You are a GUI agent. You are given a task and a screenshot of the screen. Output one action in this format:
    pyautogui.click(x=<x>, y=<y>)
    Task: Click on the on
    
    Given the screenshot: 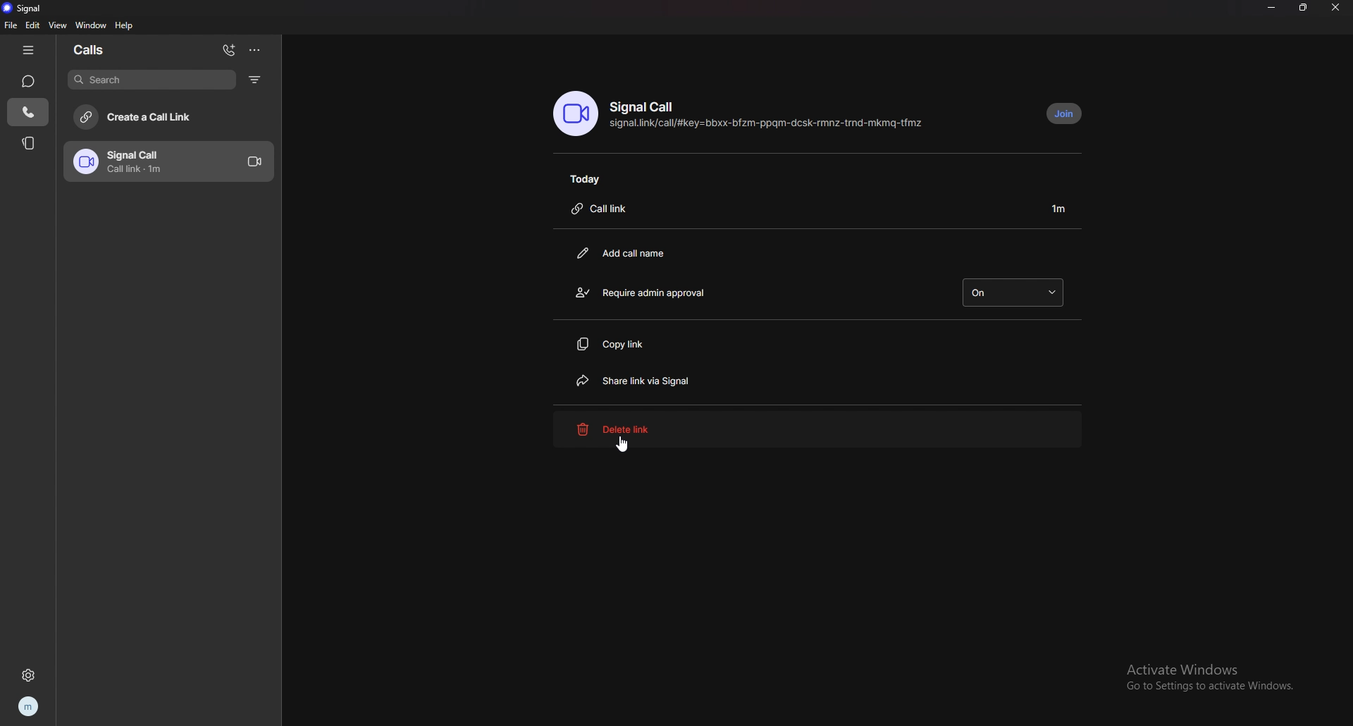 What is the action you would take?
    pyautogui.click(x=1016, y=291)
    